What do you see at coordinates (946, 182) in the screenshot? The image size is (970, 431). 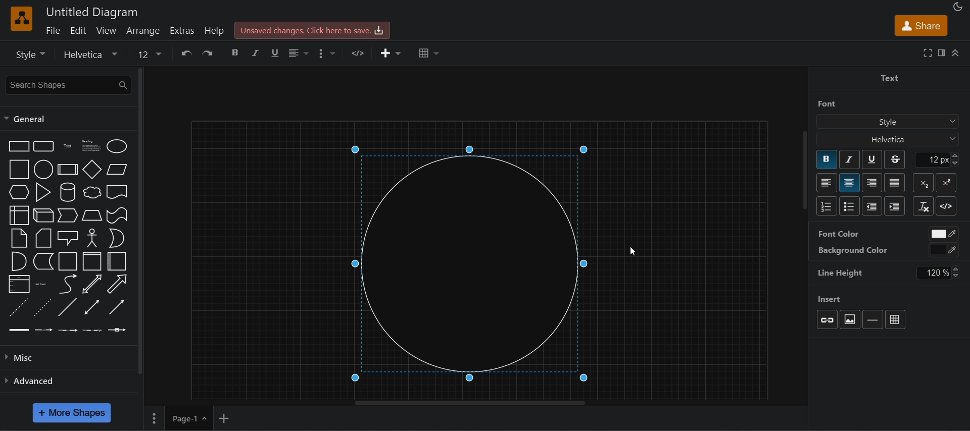 I see `superscript` at bounding box center [946, 182].